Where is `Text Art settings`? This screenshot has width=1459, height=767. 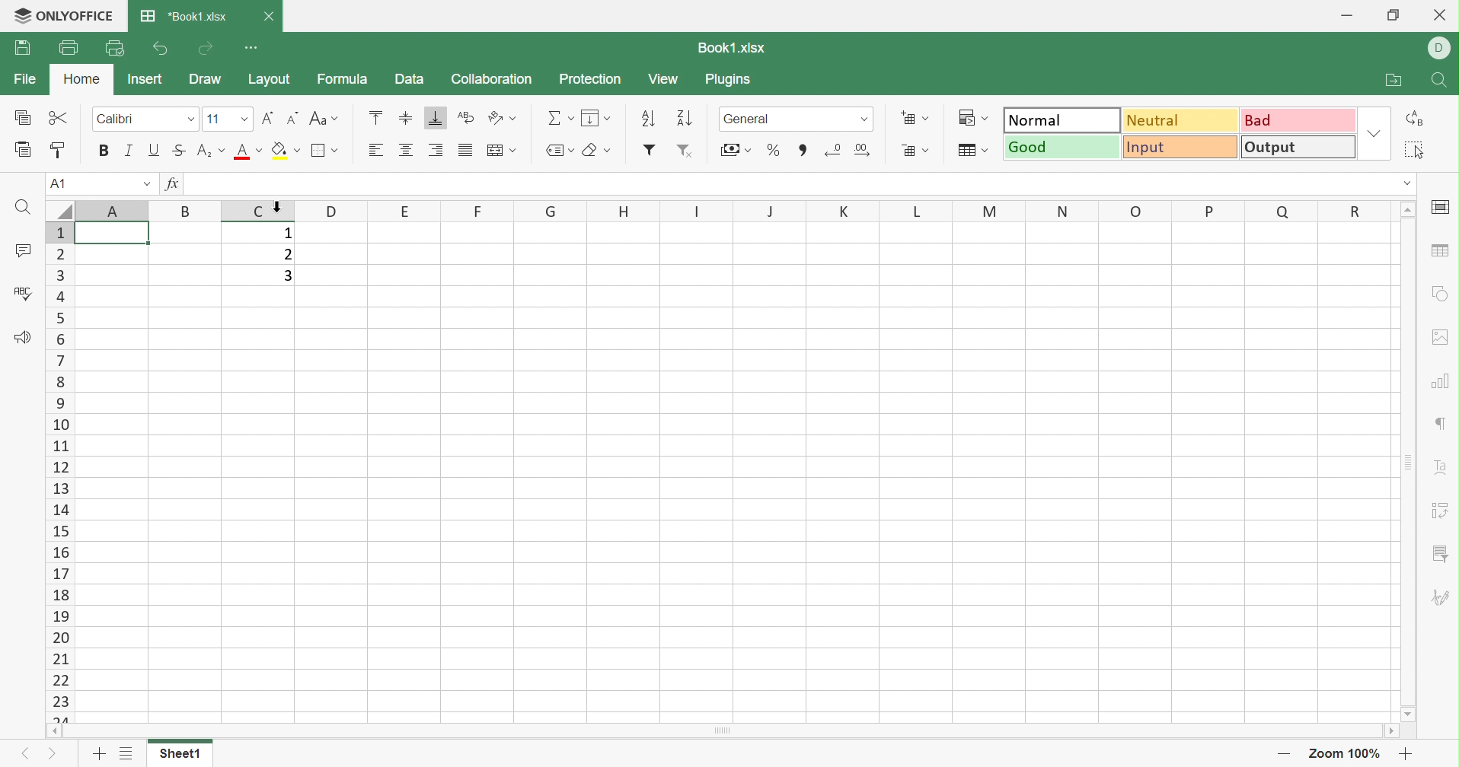 Text Art settings is located at coordinates (1441, 469).